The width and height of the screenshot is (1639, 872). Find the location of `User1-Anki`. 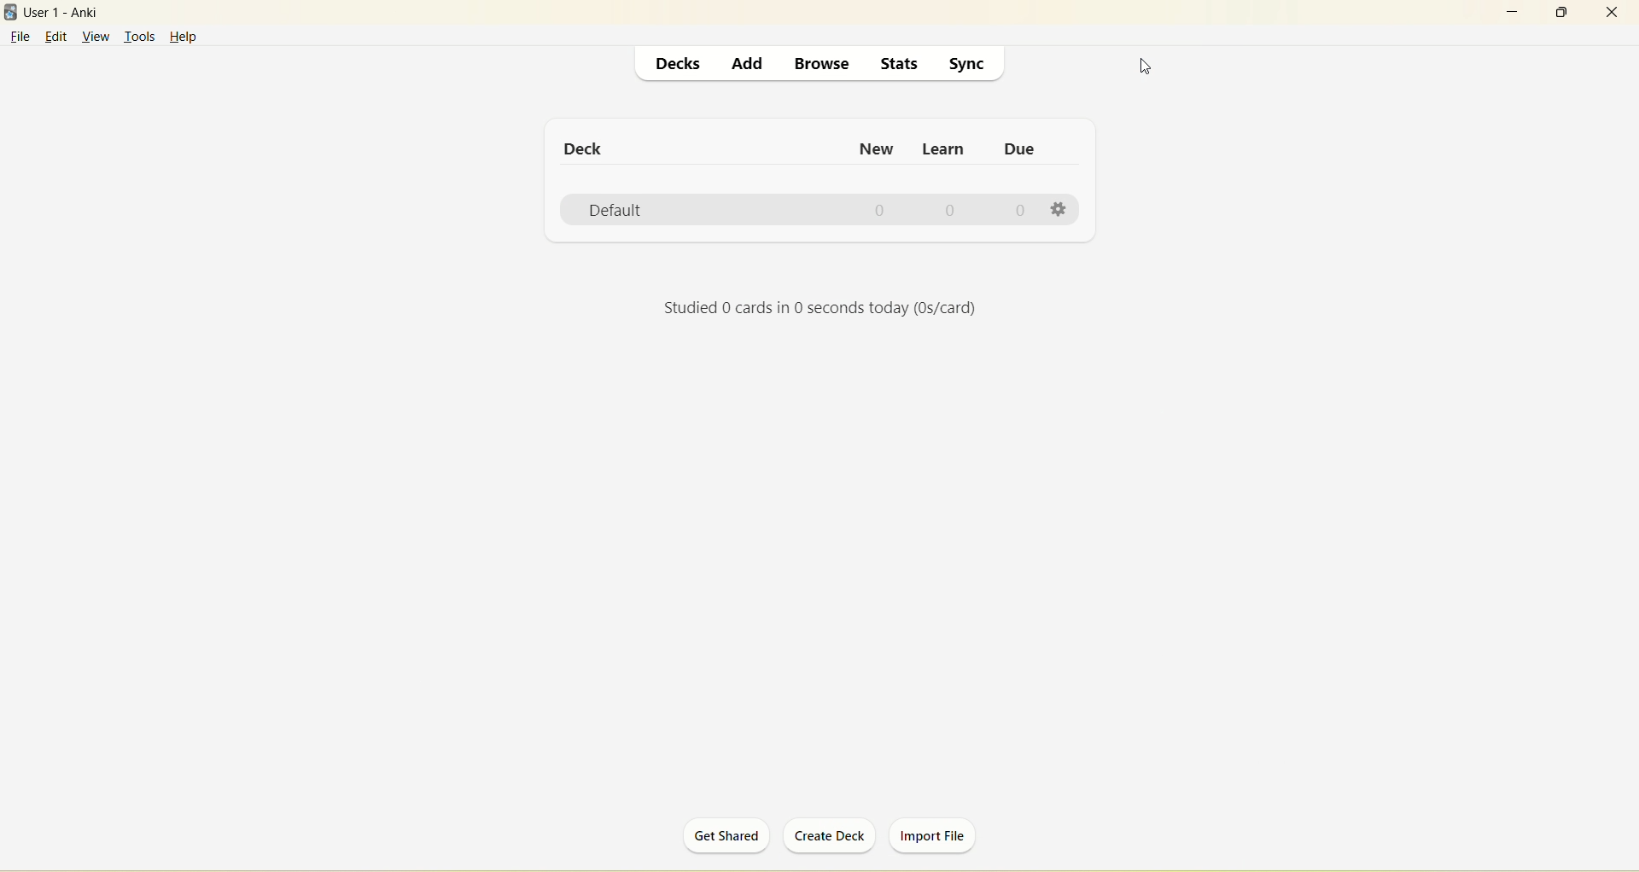

User1-Anki is located at coordinates (72, 14).